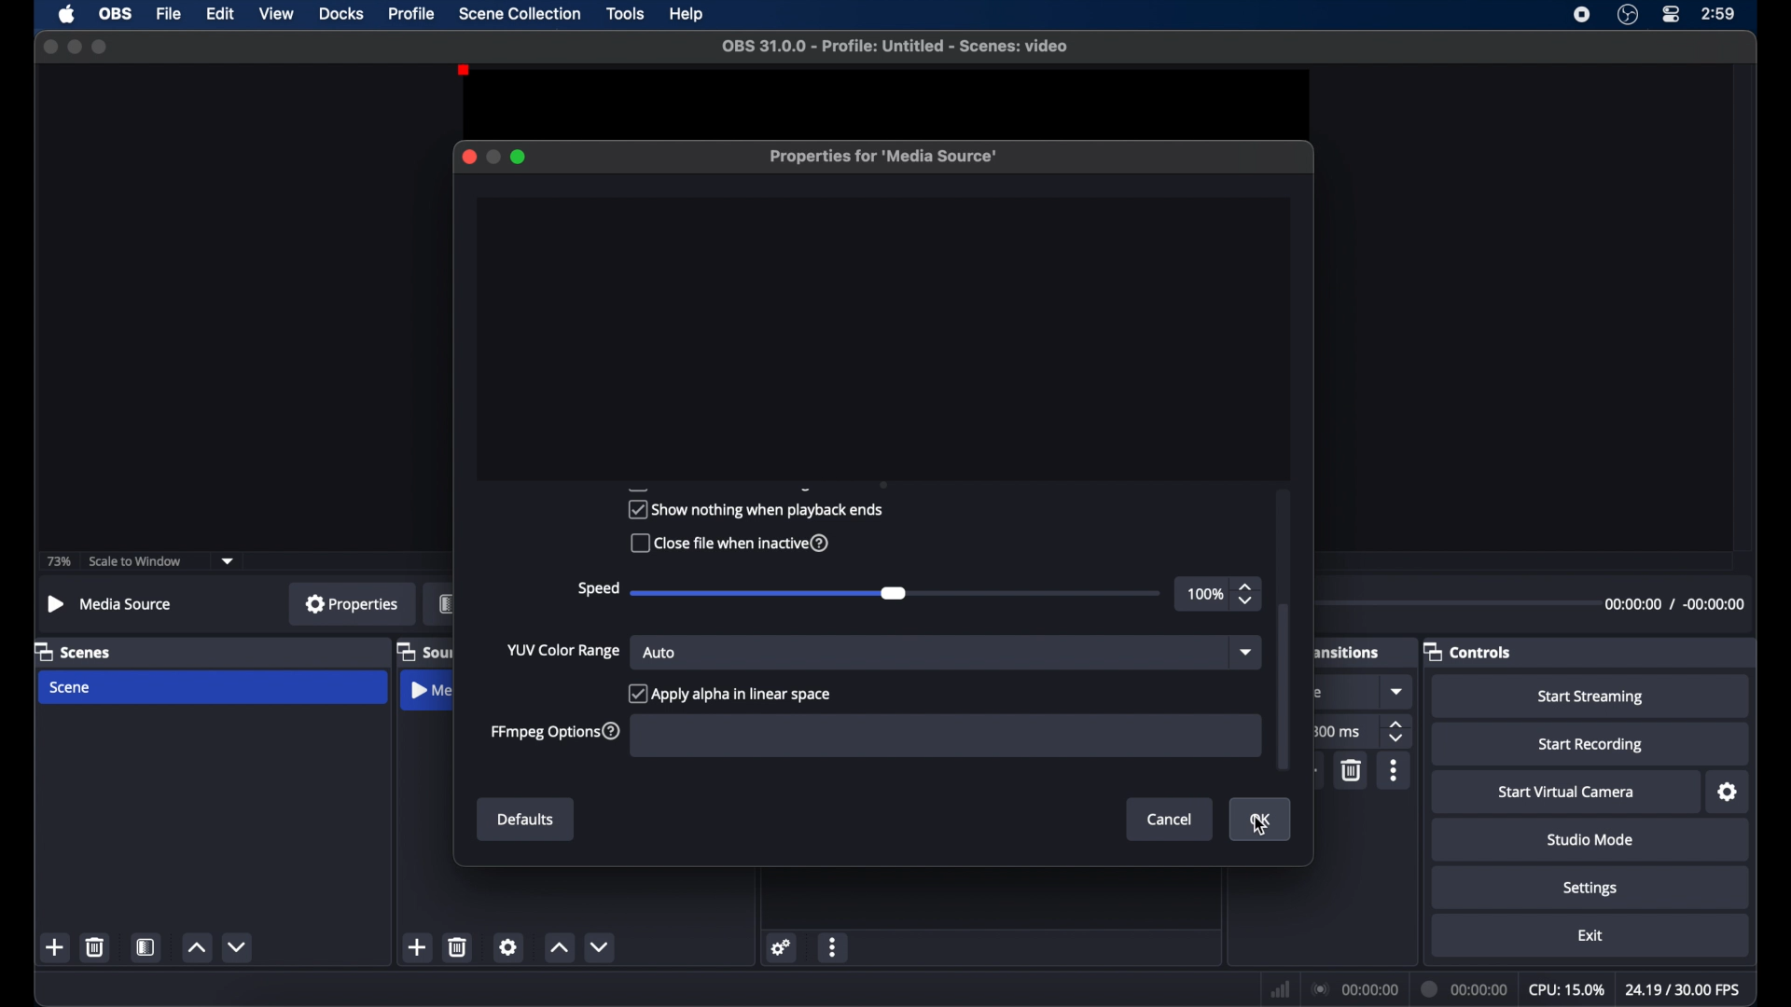 The image size is (1791, 1007). Describe the element at coordinates (57, 562) in the screenshot. I see `73%` at that location.